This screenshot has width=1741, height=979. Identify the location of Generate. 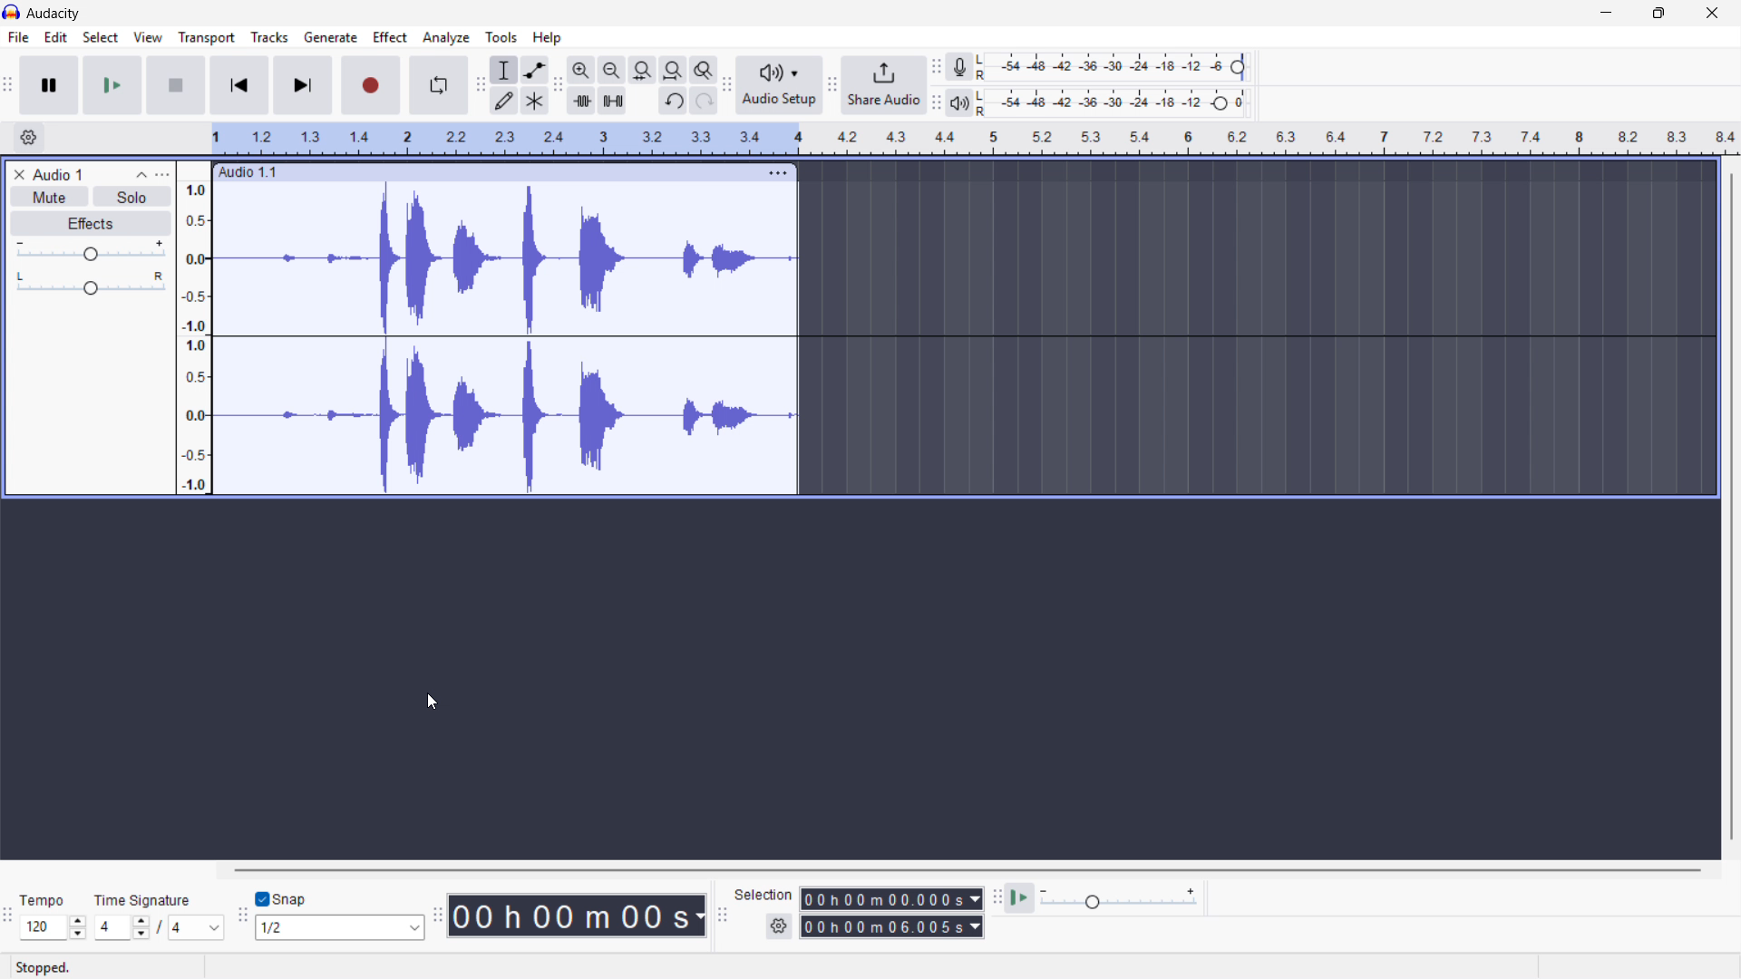
(330, 37).